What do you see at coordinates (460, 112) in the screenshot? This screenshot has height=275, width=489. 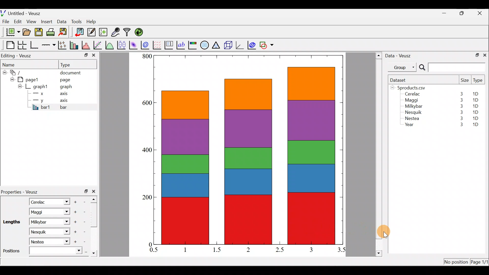 I see `3` at bounding box center [460, 112].